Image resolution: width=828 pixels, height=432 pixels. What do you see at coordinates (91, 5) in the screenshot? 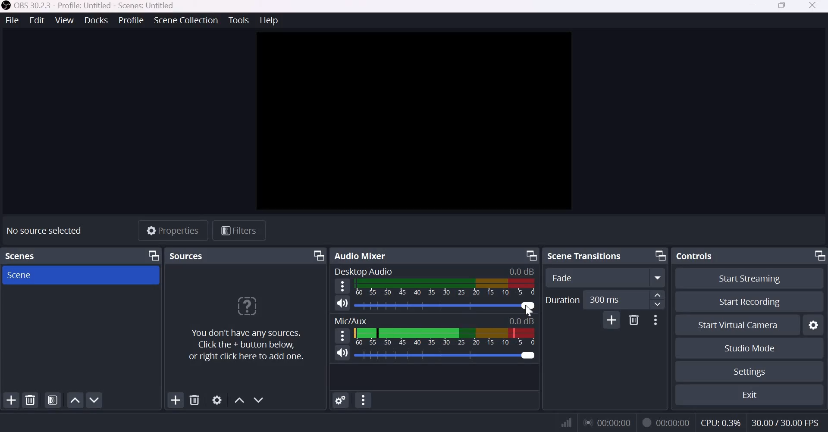
I see `OBS 30.2.3 - Profile Untitled - Scenes untitled` at bounding box center [91, 5].